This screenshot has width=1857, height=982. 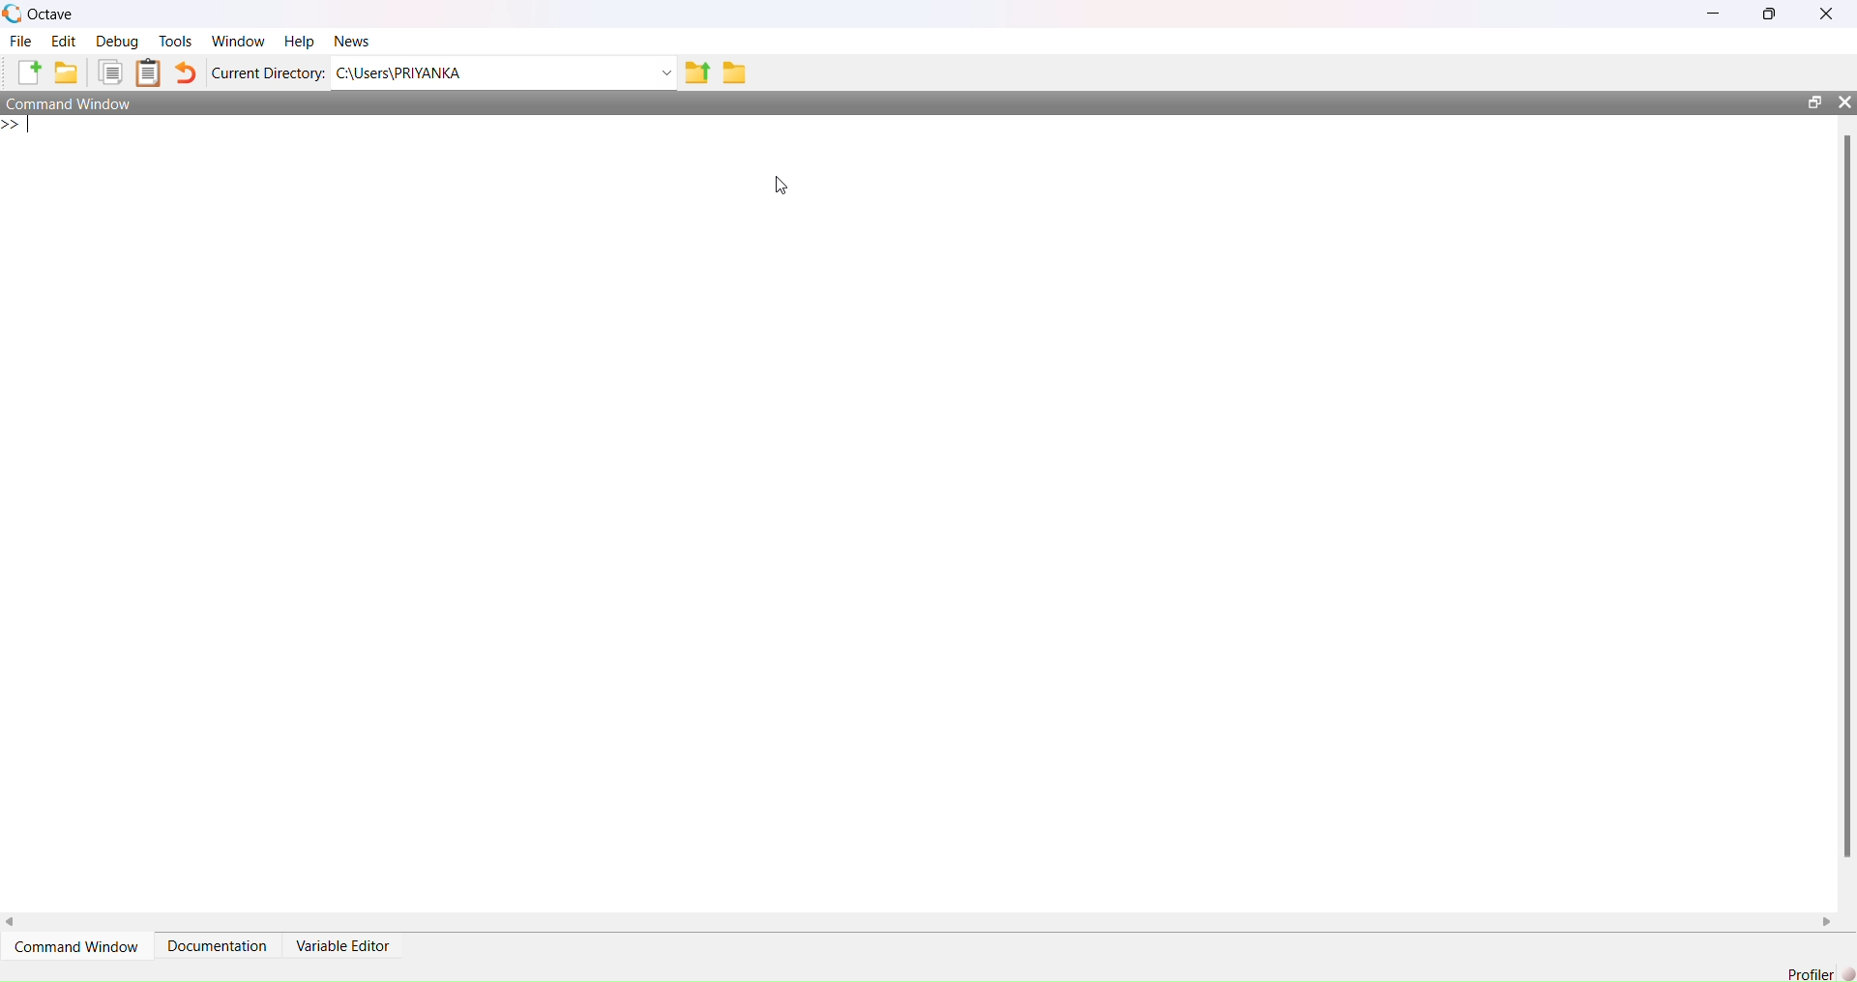 What do you see at coordinates (19, 41) in the screenshot?
I see `File` at bounding box center [19, 41].